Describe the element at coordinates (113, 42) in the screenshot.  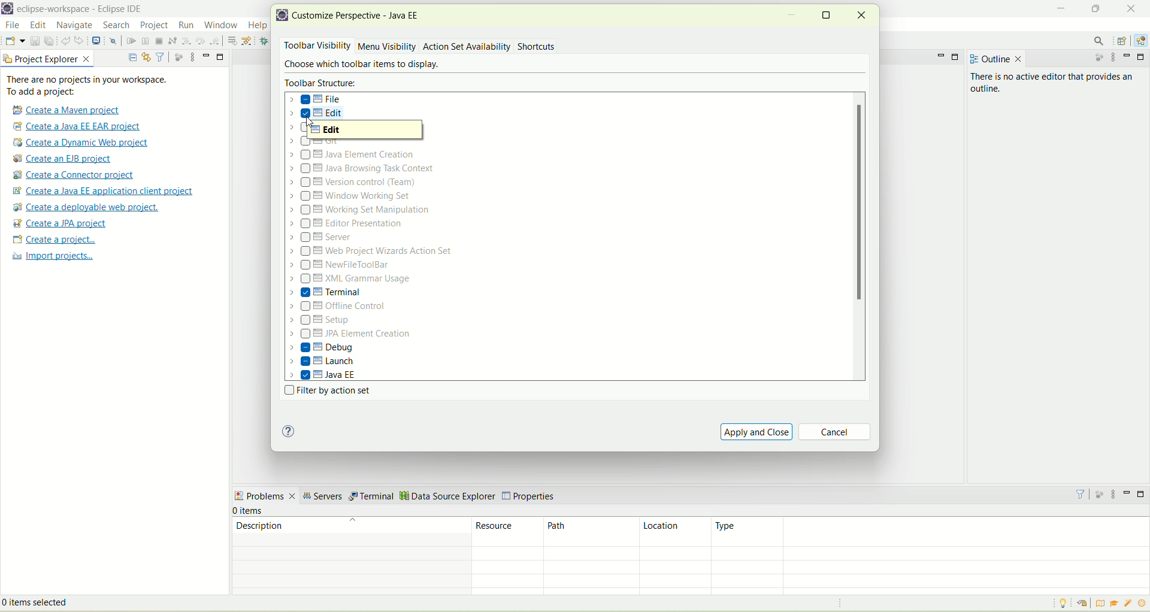
I see `skip all breakpoints` at that location.